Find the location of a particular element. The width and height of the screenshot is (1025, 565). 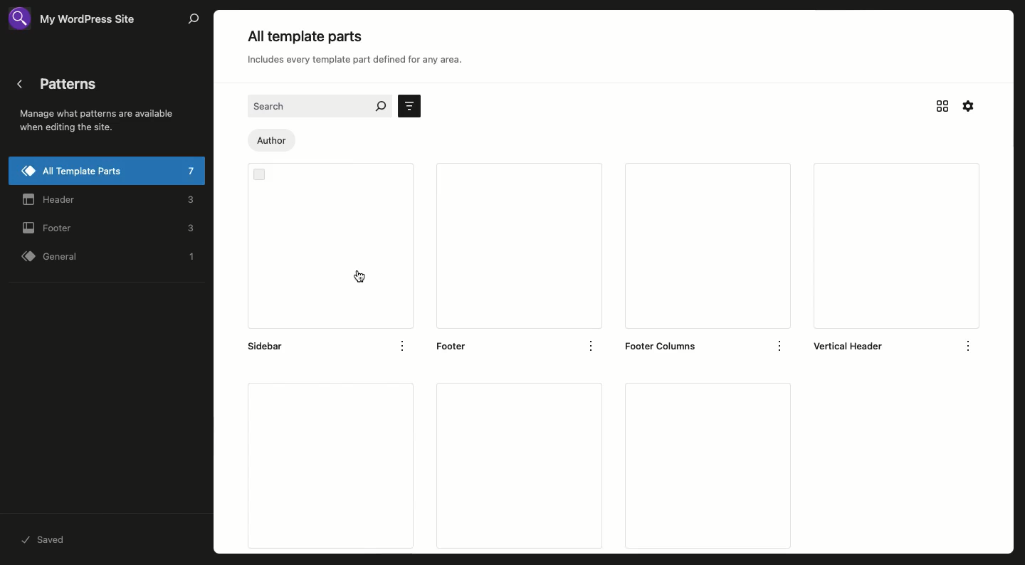

Sort is located at coordinates (410, 106).